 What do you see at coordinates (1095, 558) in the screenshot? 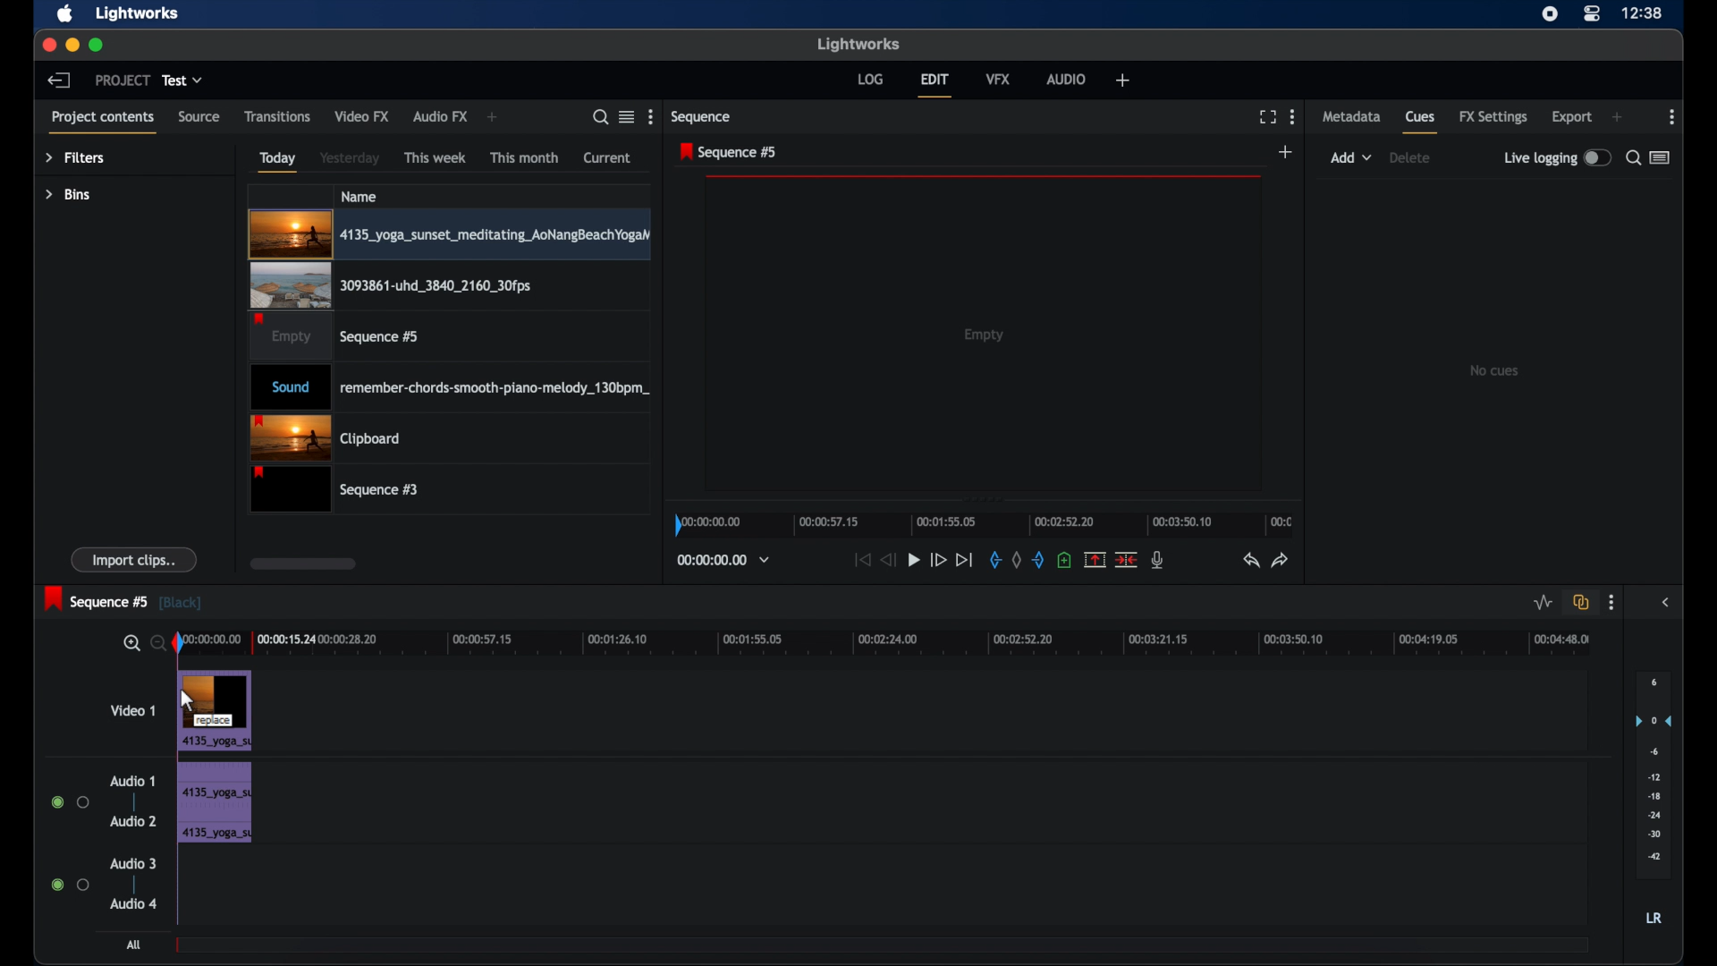
I see `` at bounding box center [1095, 558].